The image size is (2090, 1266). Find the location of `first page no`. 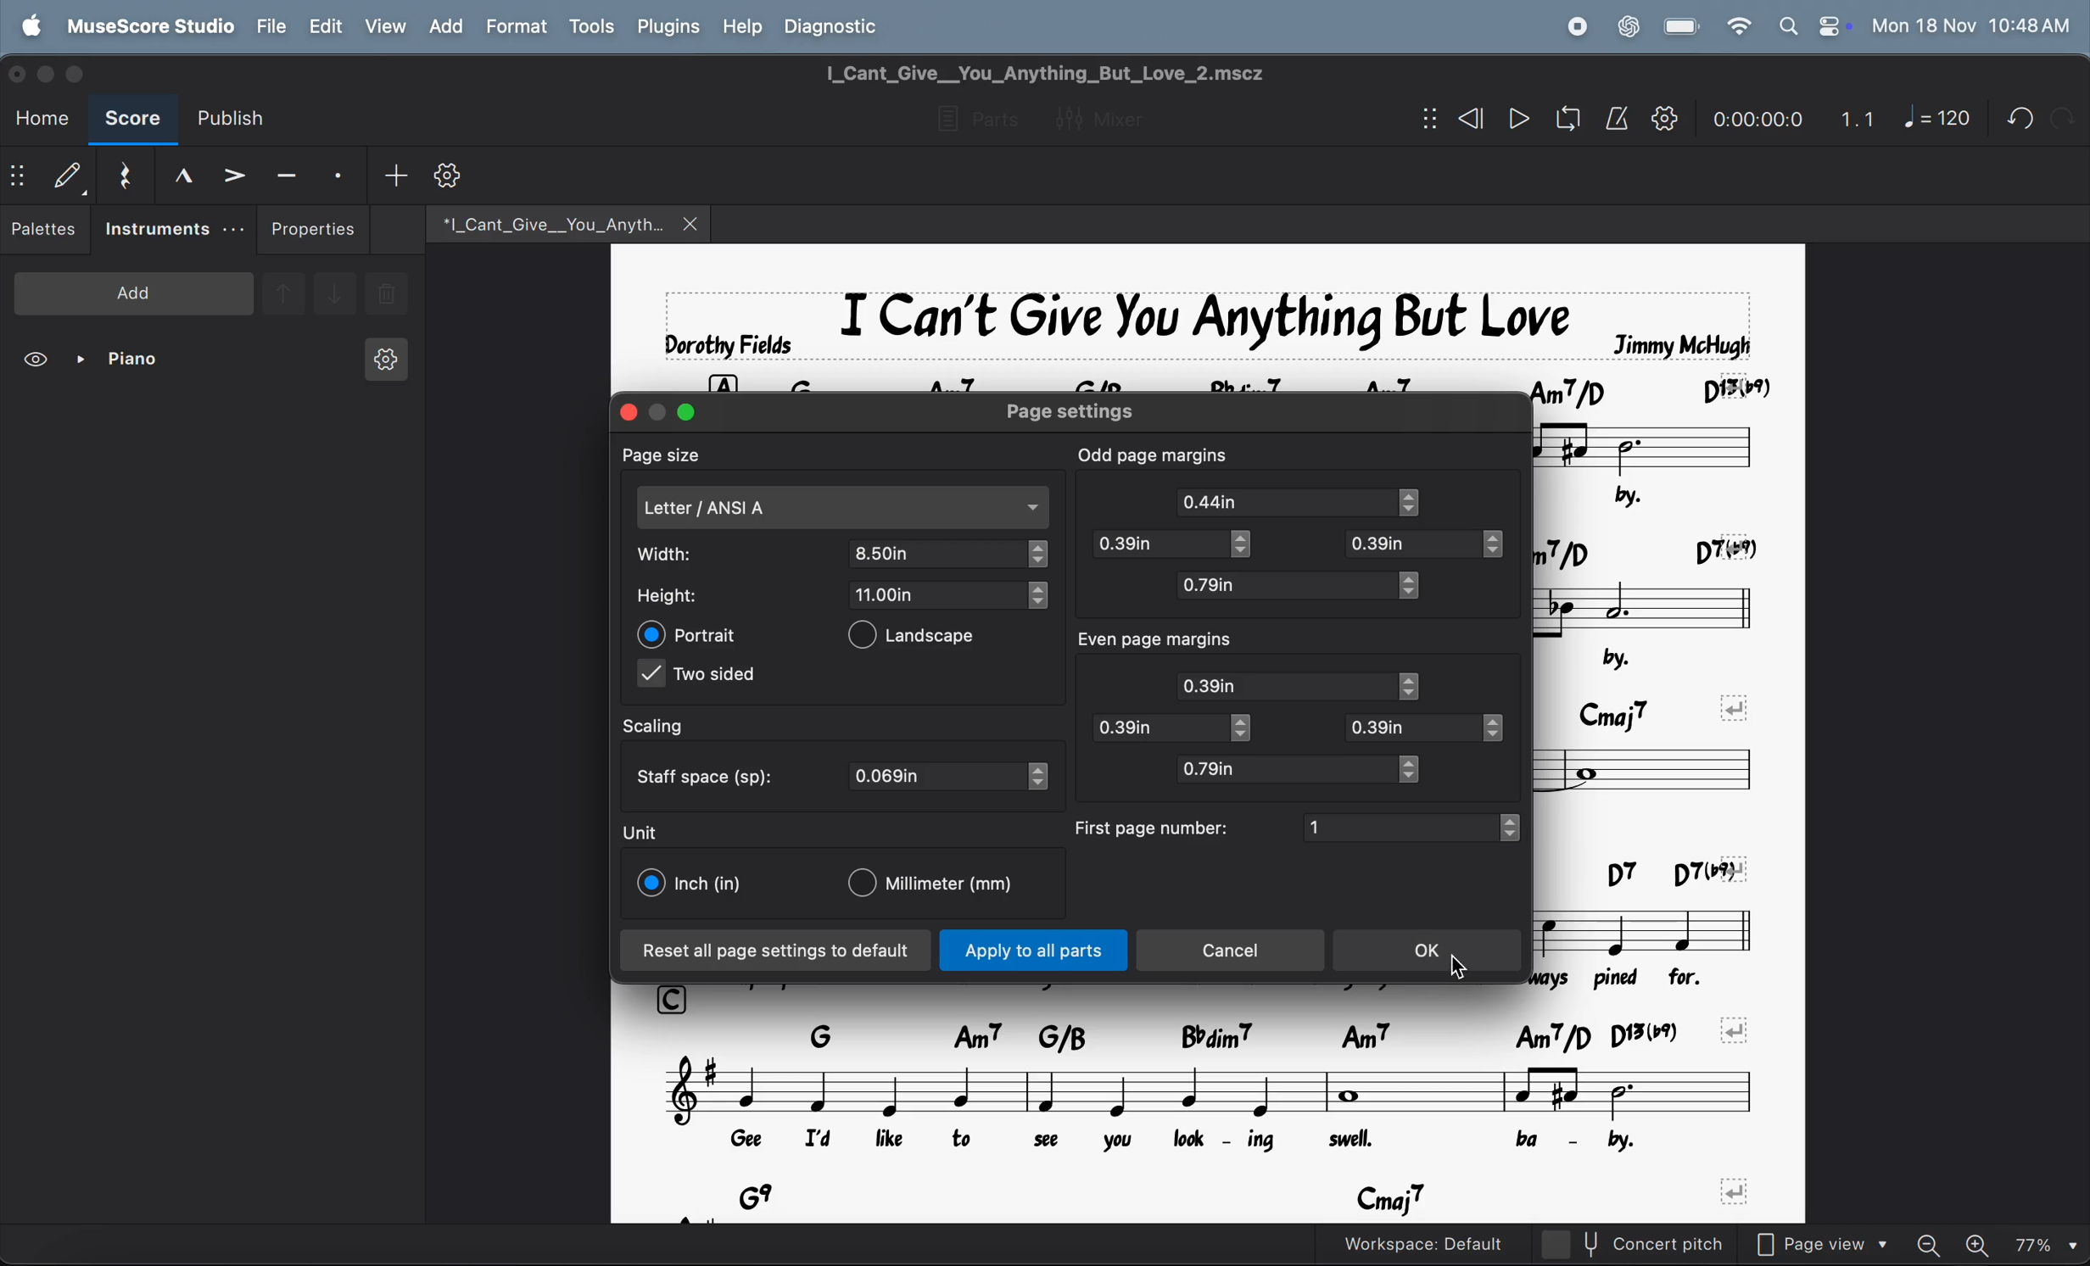

first page no is located at coordinates (1154, 827).